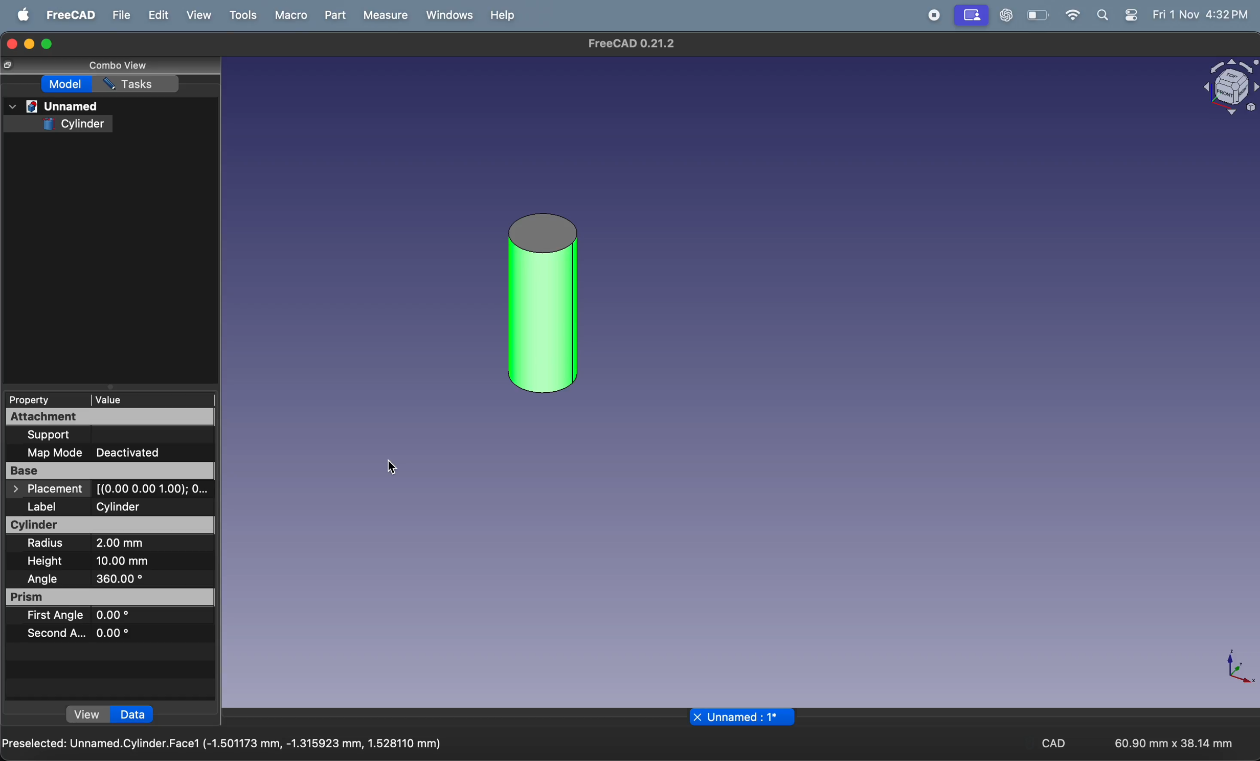 The height and width of the screenshot is (761, 1260). What do you see at coordinates (750, 717) in the screenshot?
I see `unnamed : 1*` at bounding box center [750, 717].